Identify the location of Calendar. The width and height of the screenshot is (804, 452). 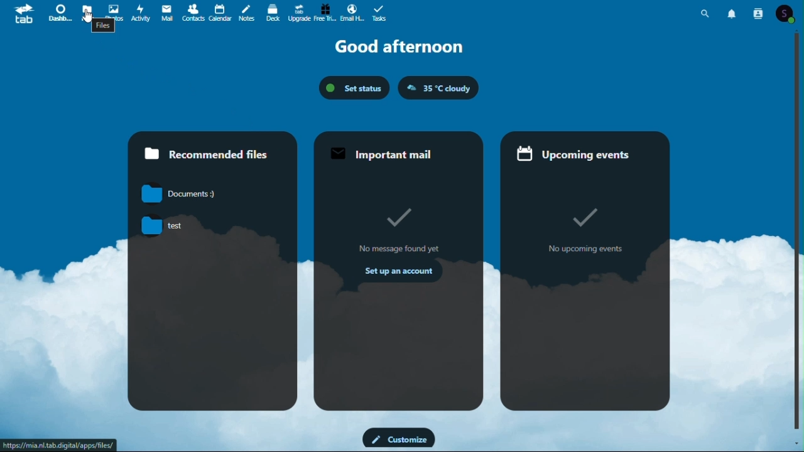
(220, 13).